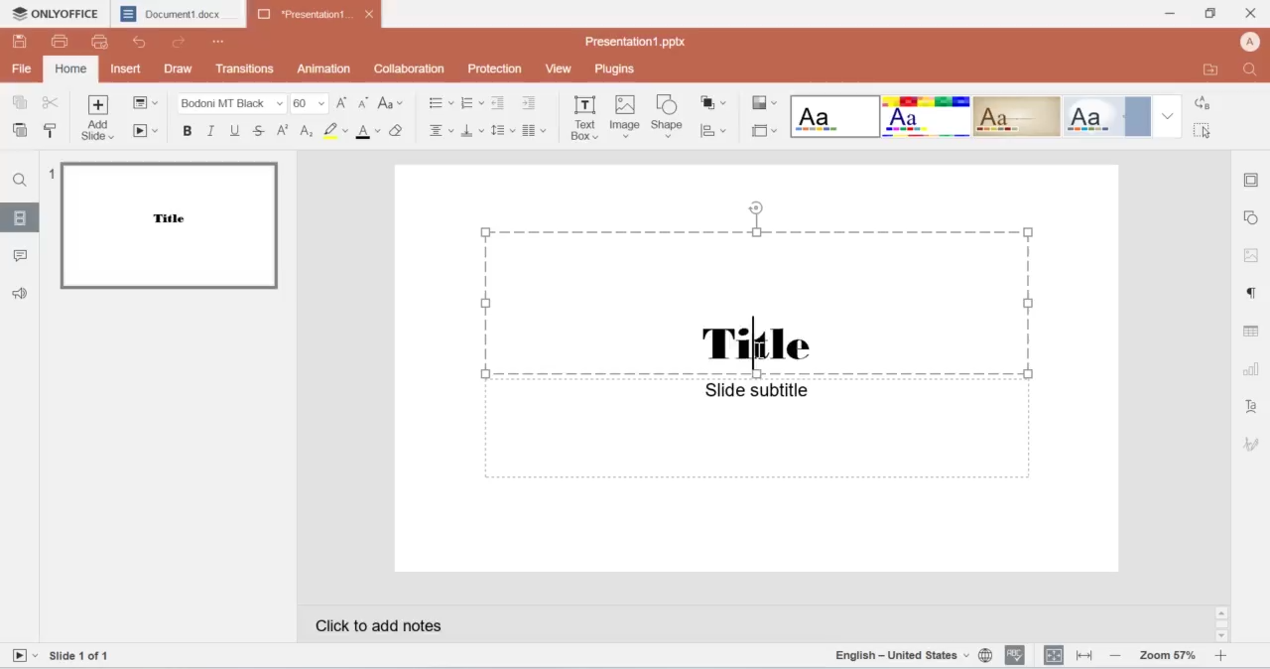 Image resolution: width=1270 pixels, height=669 pixels. Describe the element at coordinates (1222, 624) in the screenshot. I see `scroll bar` at that location.